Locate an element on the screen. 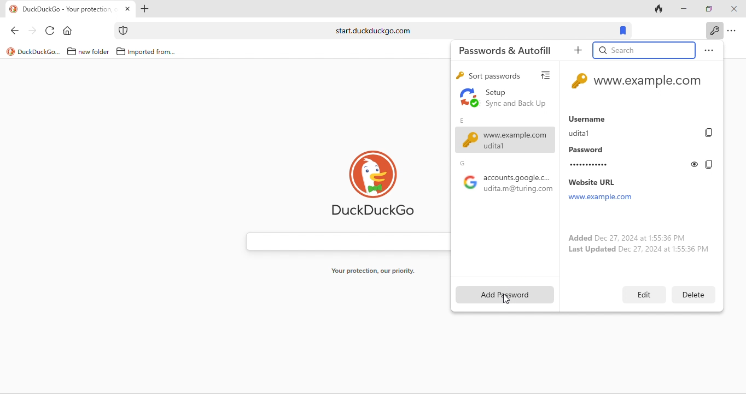 The width and height of the screenshot is (746, 394). logo is located at coordinates (10, 51).